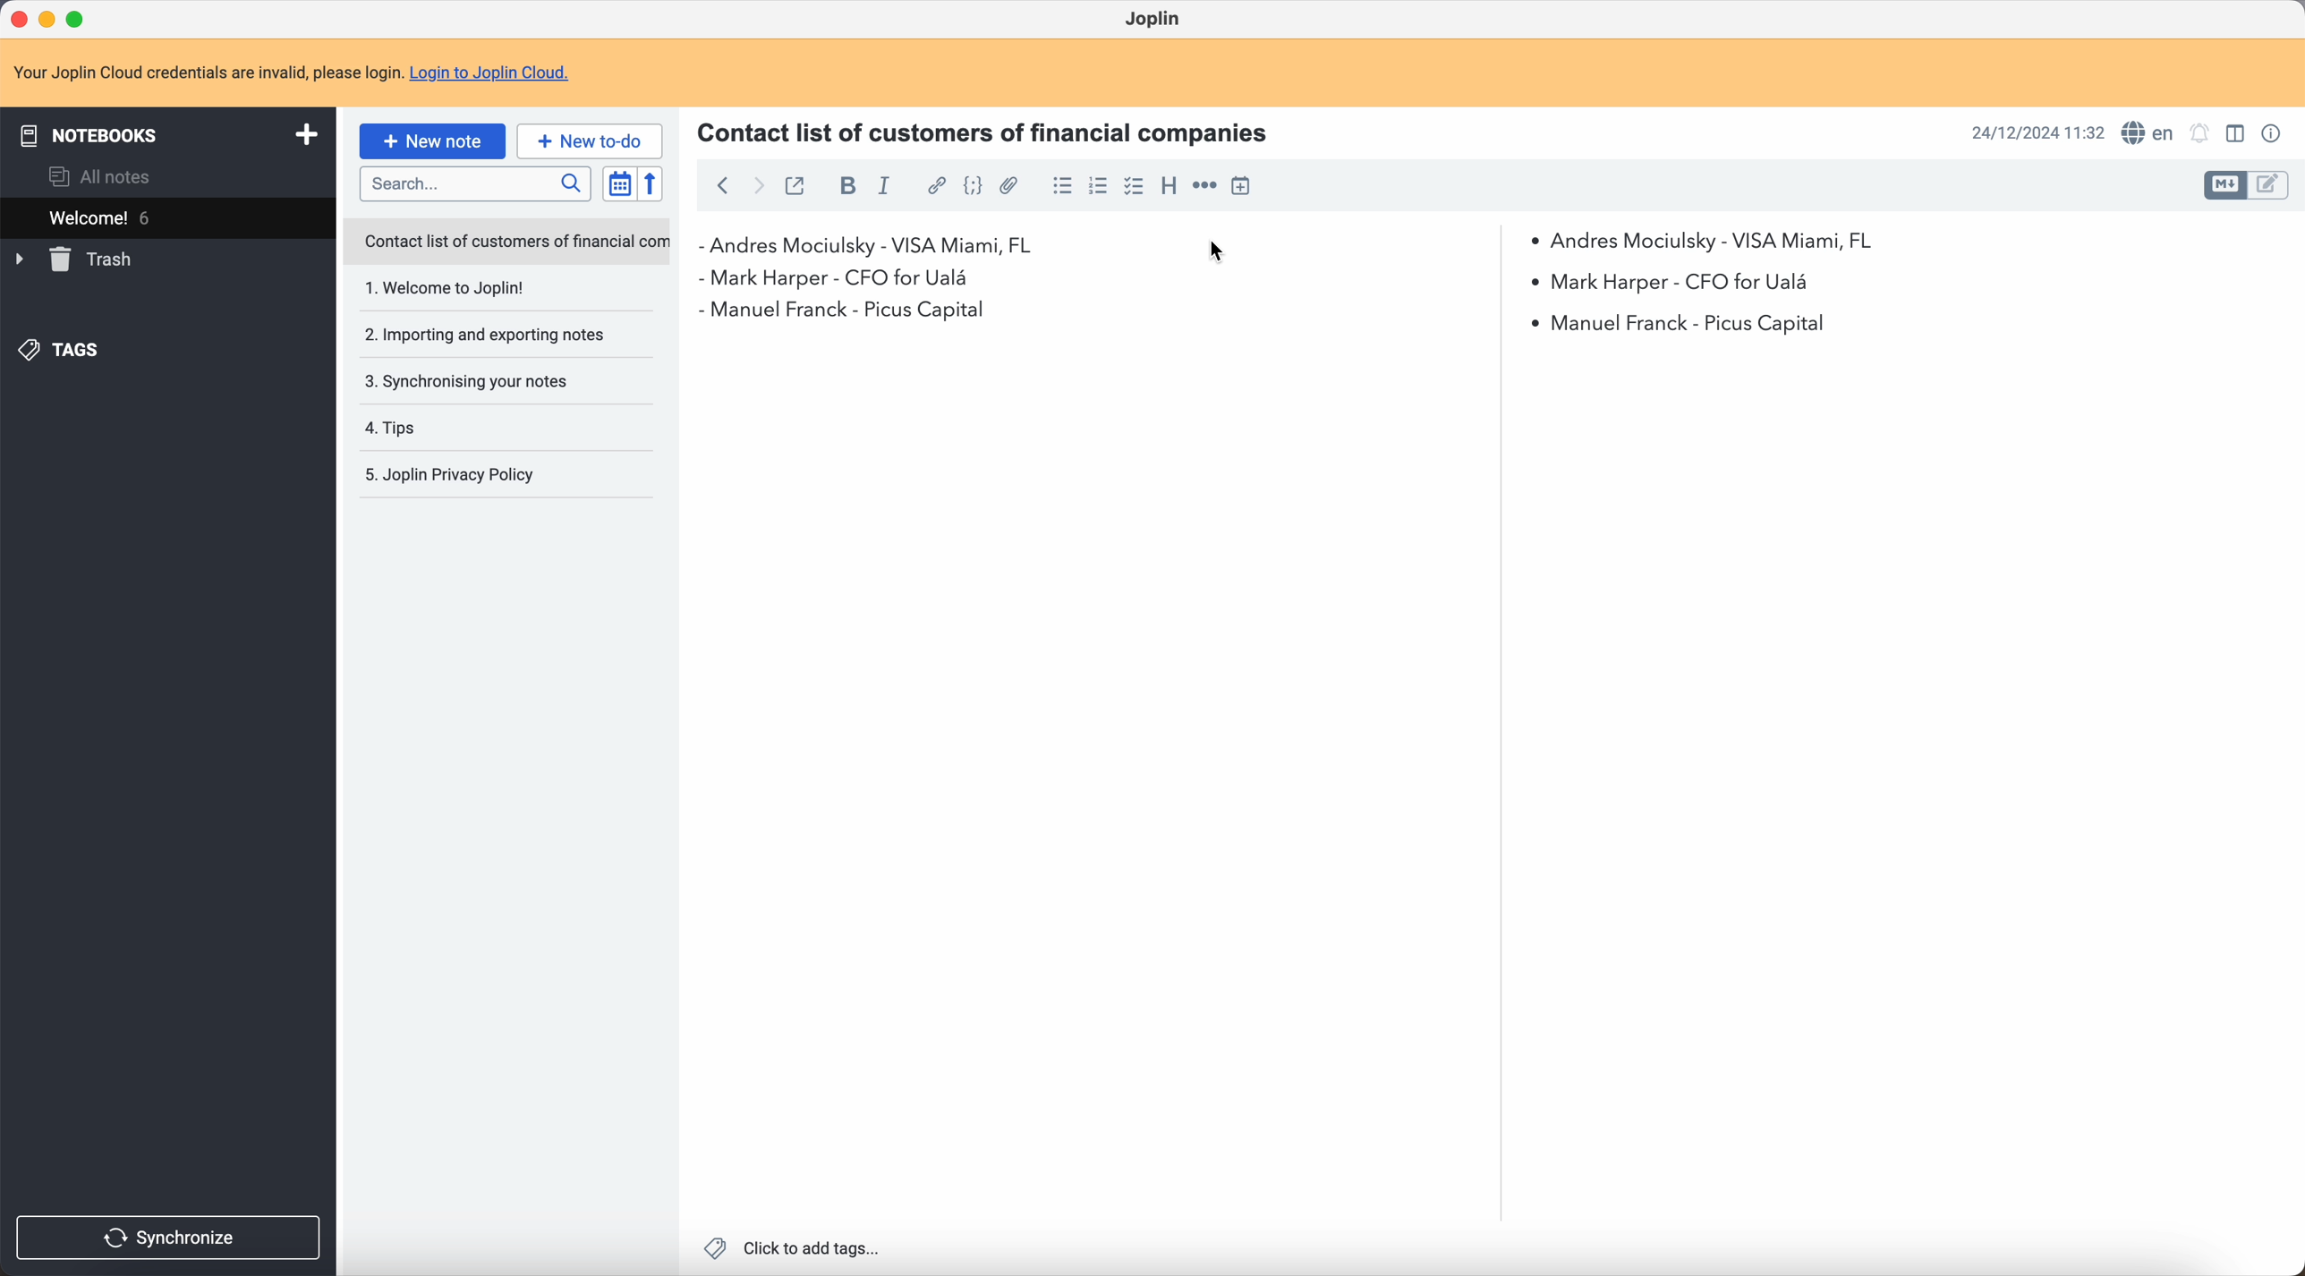 The height and width of the screenshot is (1276, 2305). Describe the element at coordinates (2227, 186) in the screenshot. I see `toggle edit layout` at that location.